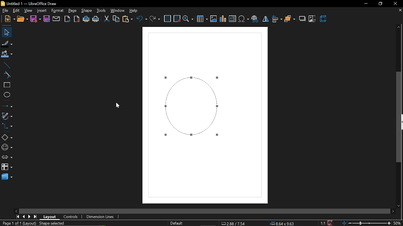 The height and width of the screenshot is (226, 403). Describe the element at coordinates (18, 217) in the screenshot. I see `go to first page` at that location.